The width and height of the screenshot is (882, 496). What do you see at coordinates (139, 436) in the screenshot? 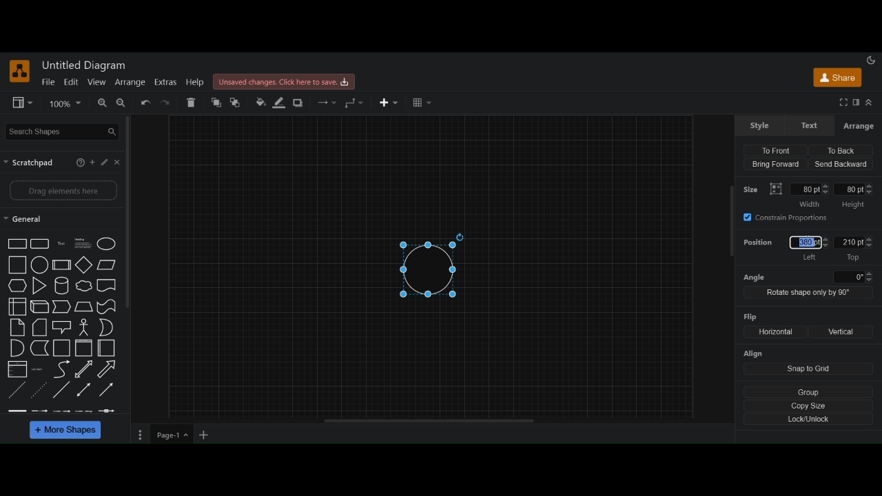
I see `pages` at bounding box center [139, 436].